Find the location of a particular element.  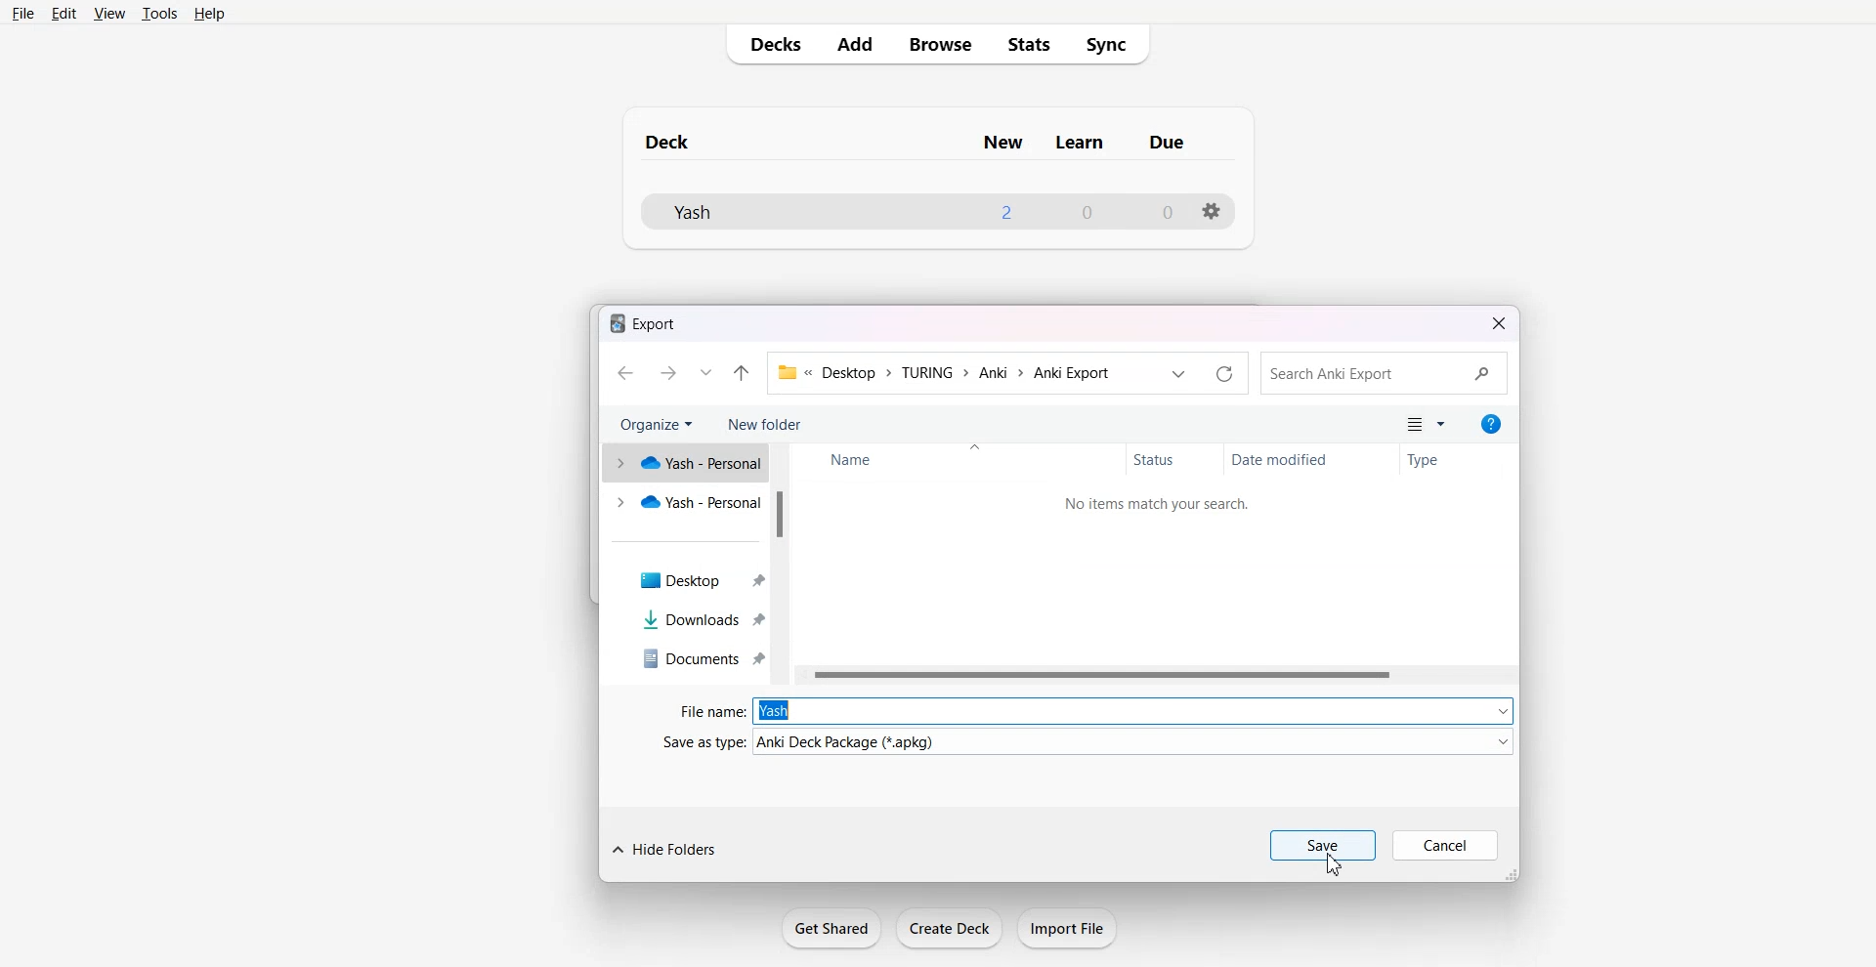

Tools is located at coordinates (160, 15).